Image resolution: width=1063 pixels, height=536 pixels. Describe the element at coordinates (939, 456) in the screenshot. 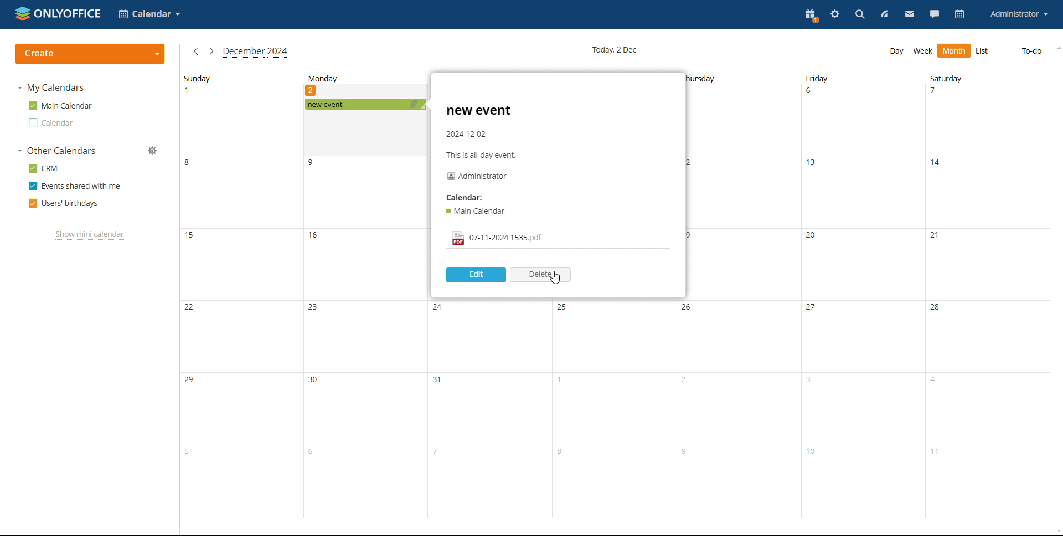

I see `11` at that location.